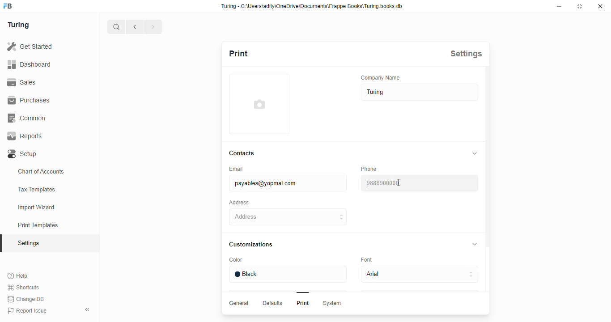 Image resolution: width=611 pixels, height=322 pixels. Describe the element at coordinates (560, 6) in the screenshot. I see `minimise` at that location.